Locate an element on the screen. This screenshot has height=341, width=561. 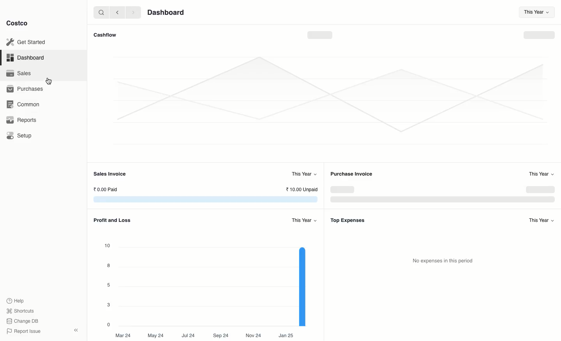
Purchase Invoice is located at coordinates (353, 174).